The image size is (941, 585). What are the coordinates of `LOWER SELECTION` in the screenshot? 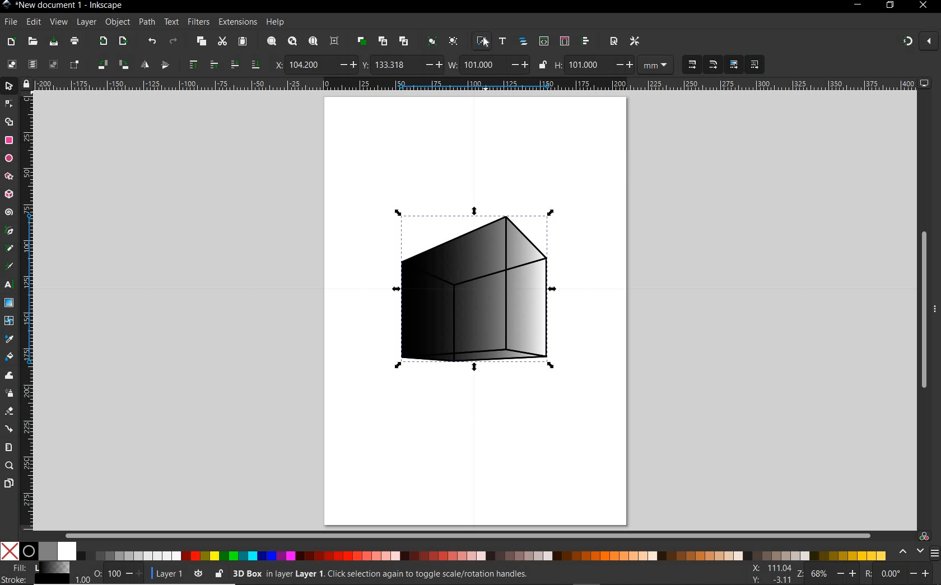 It's located at (255, 64).